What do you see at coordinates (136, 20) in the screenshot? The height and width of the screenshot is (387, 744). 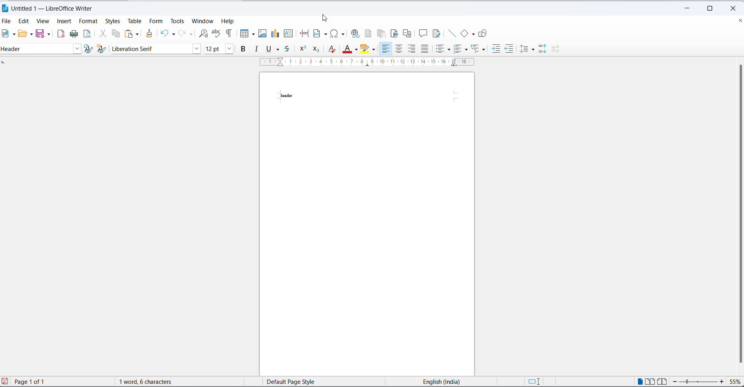 I see `table` at bounding box center [136, 20].